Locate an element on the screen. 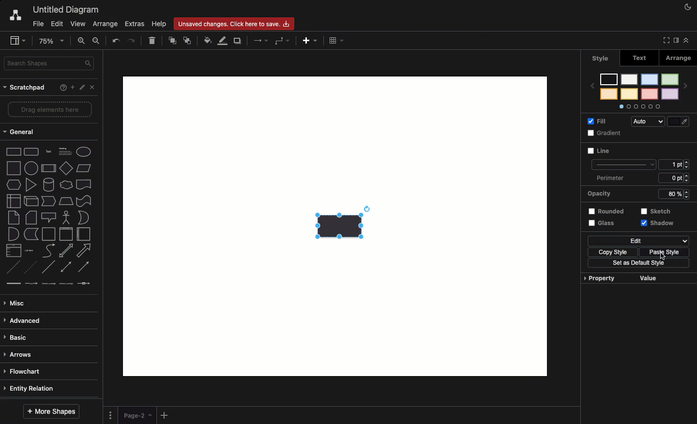 The width and height of the screenshot is (697, 424). Full screen is located at coordinates (664, 40).